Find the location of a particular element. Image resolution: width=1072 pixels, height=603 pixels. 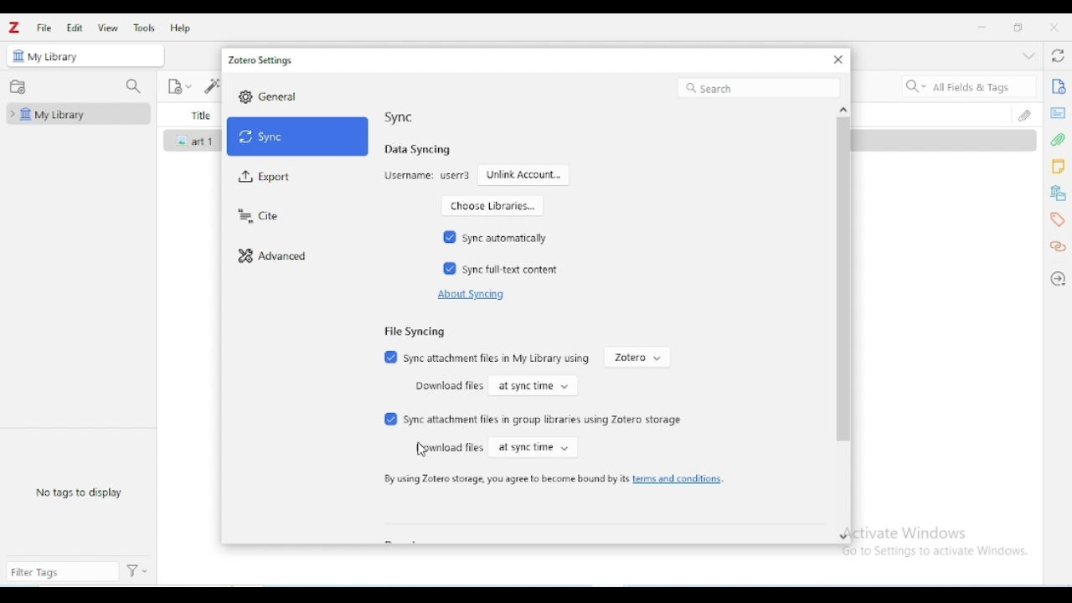

notes is located at coordinates (1059, 167).